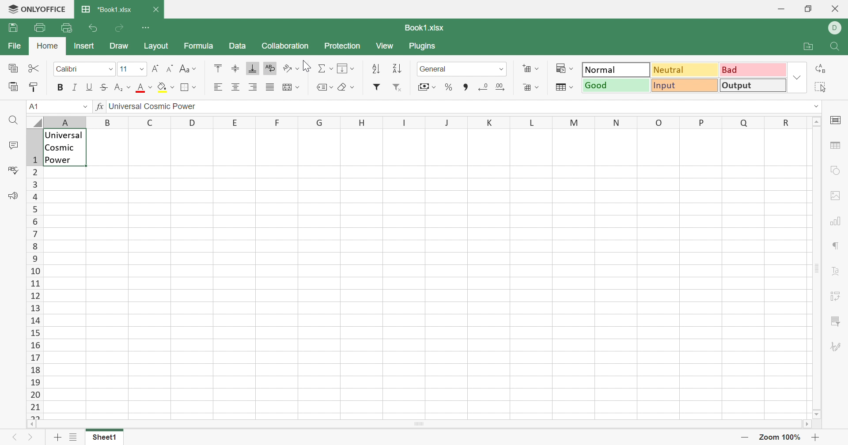  Describe the element at coordinates (616, 85) in the screenshot. I see `Good` at that location.